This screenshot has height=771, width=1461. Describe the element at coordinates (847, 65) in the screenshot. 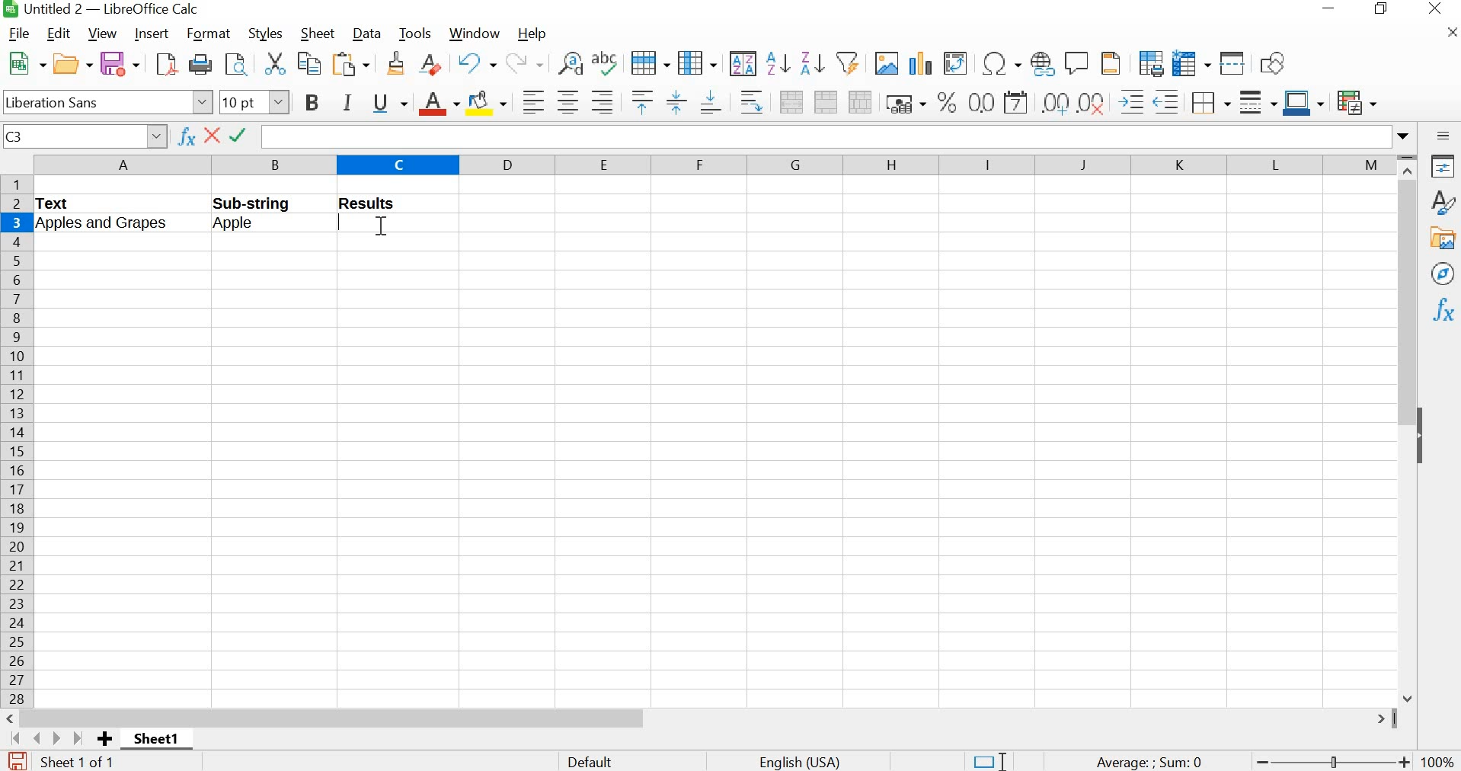

I see `autofilter` at that location.